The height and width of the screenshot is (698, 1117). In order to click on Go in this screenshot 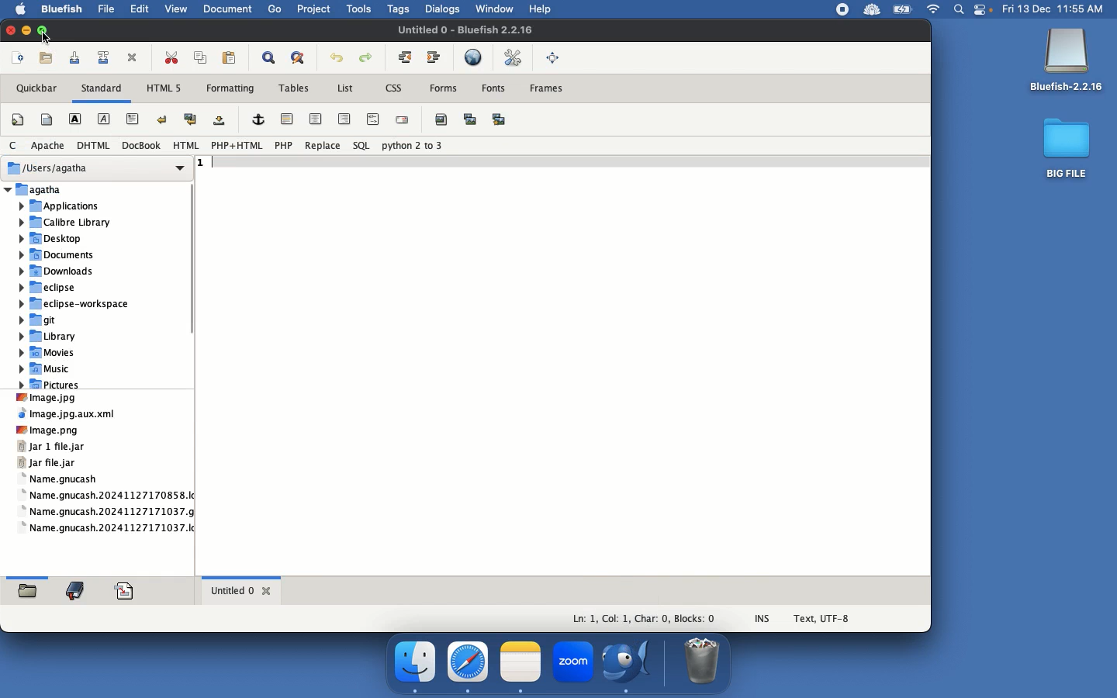, I will do `click(273, 10)`.